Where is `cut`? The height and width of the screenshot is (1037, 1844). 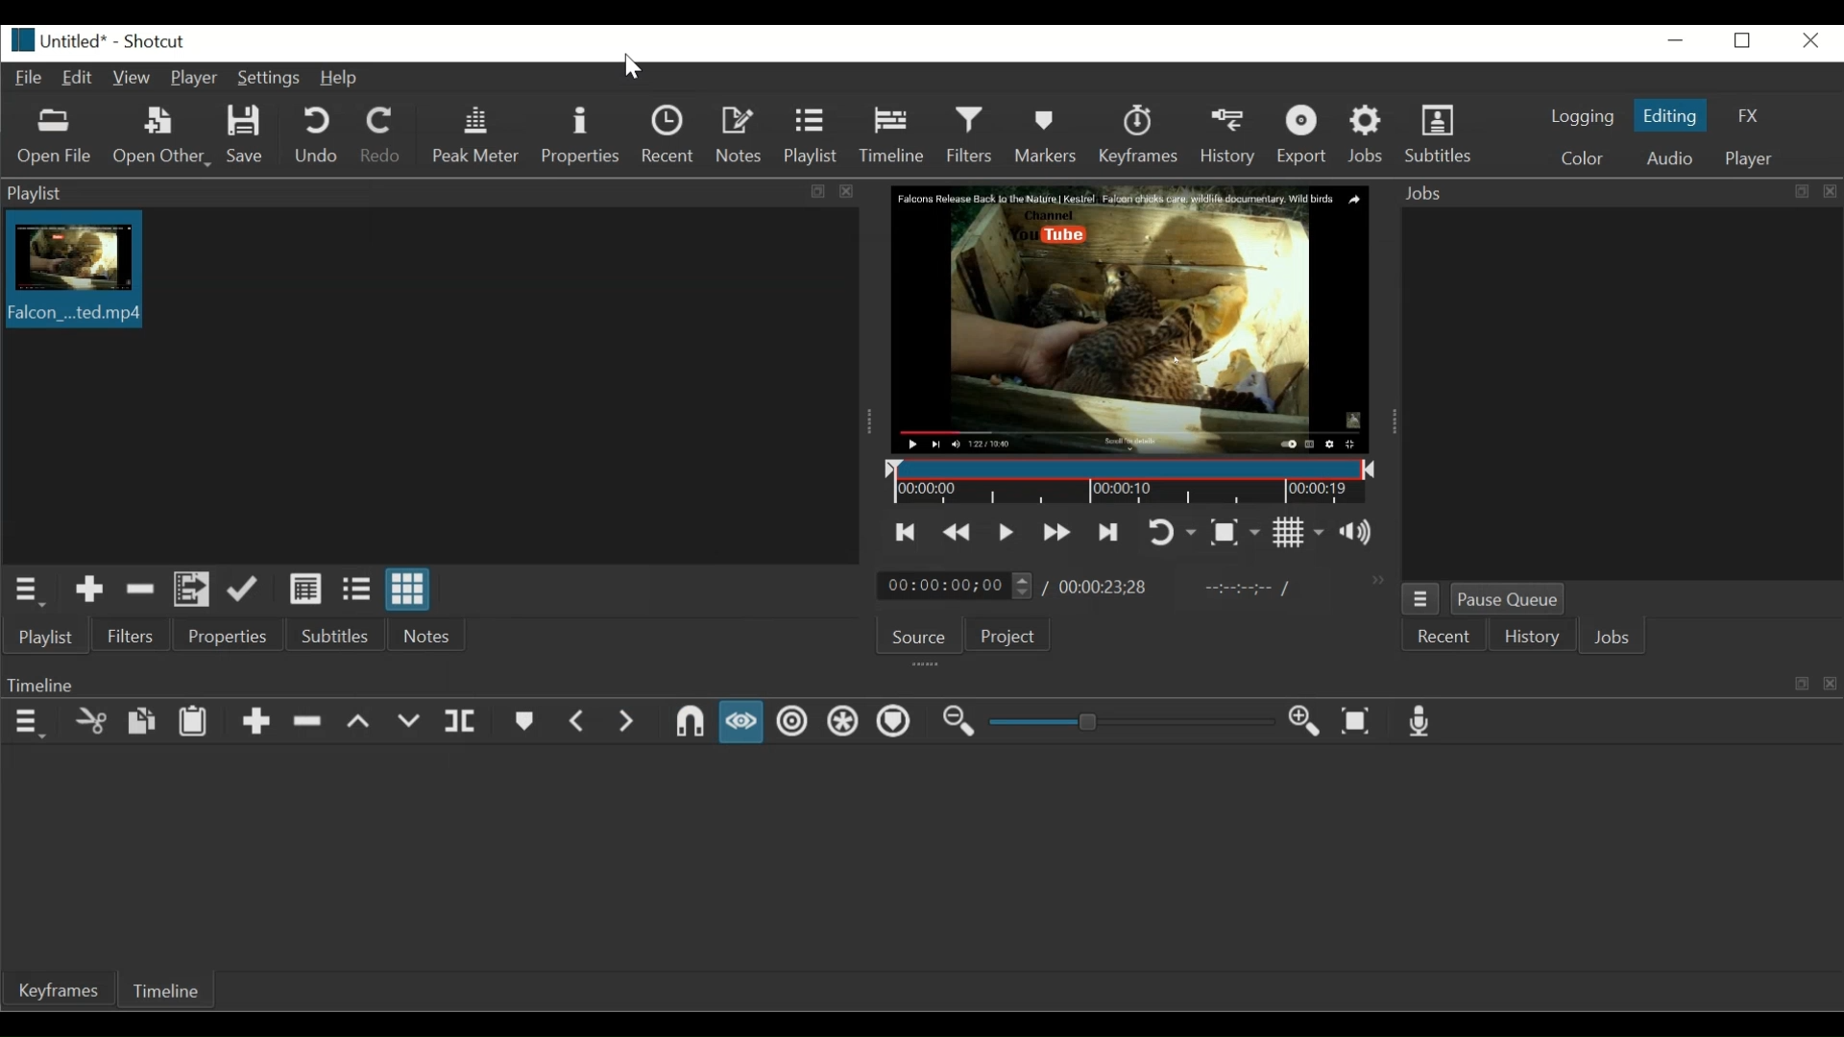
cut is located at coordinates (85, 722).